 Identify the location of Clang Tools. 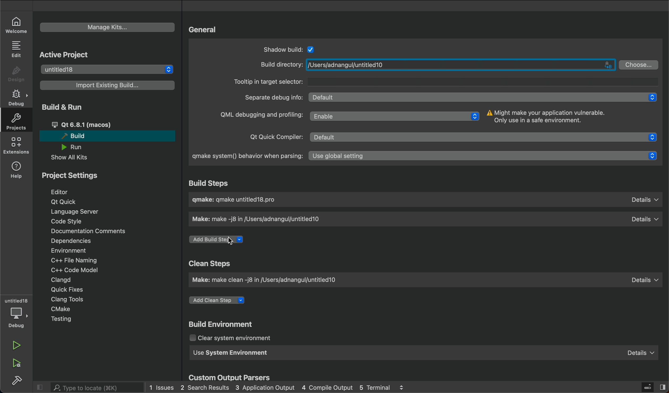
(68, 299).